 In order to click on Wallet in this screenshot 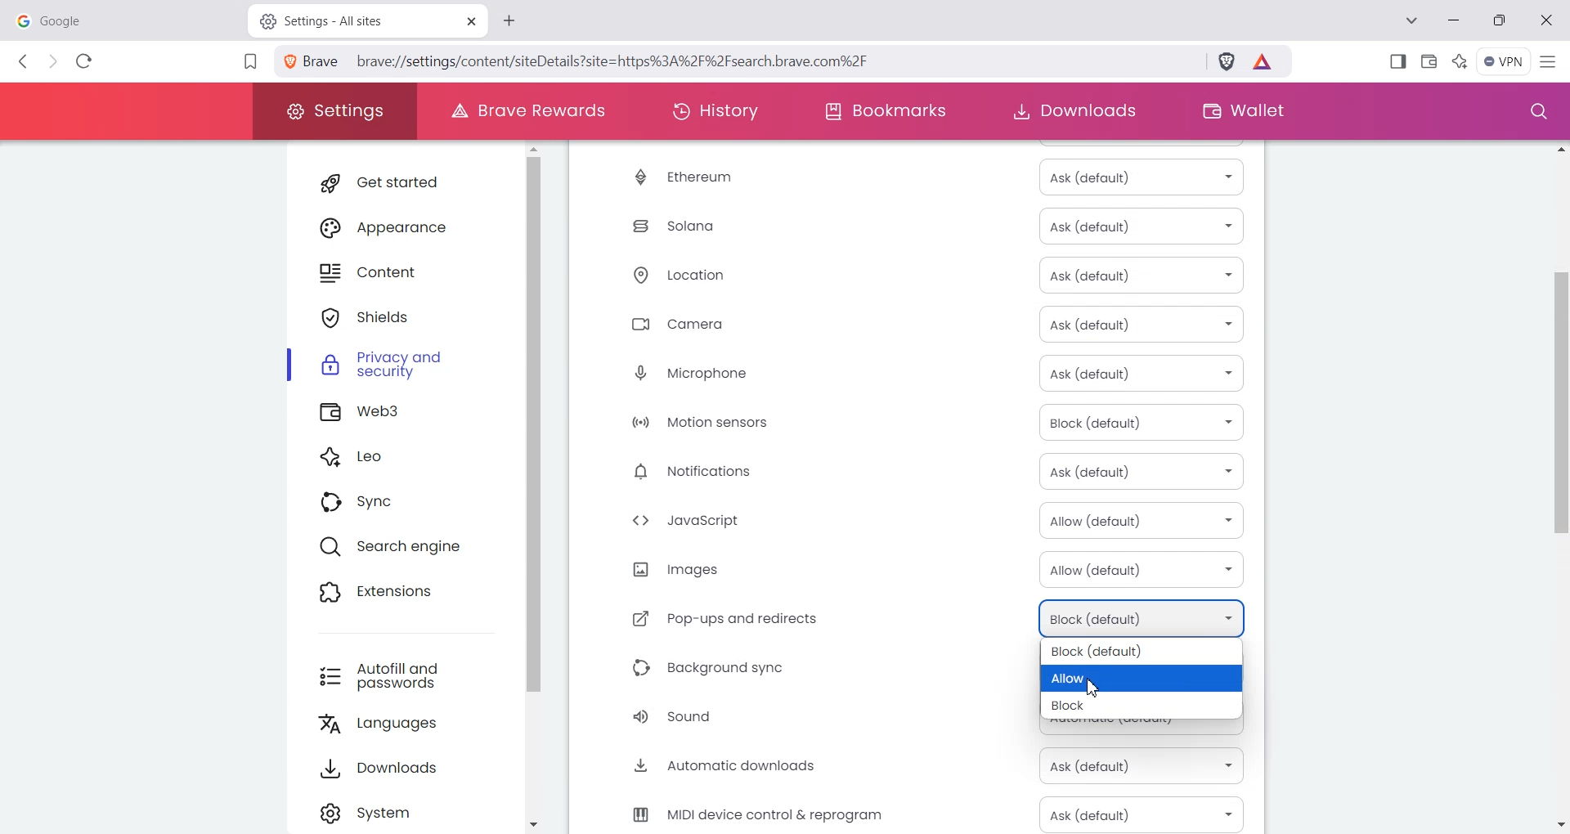, I will do `click(1240, 111)`.